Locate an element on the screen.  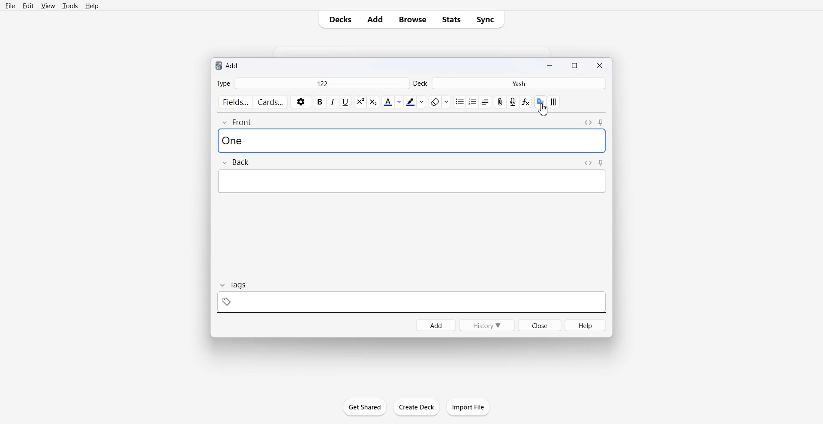
Tools is located at coordinates (70, 6).